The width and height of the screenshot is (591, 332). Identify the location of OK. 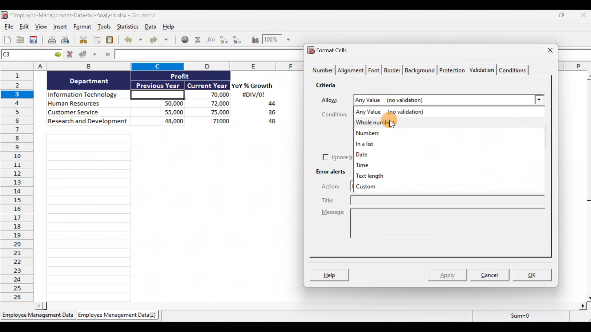
(533, 274).